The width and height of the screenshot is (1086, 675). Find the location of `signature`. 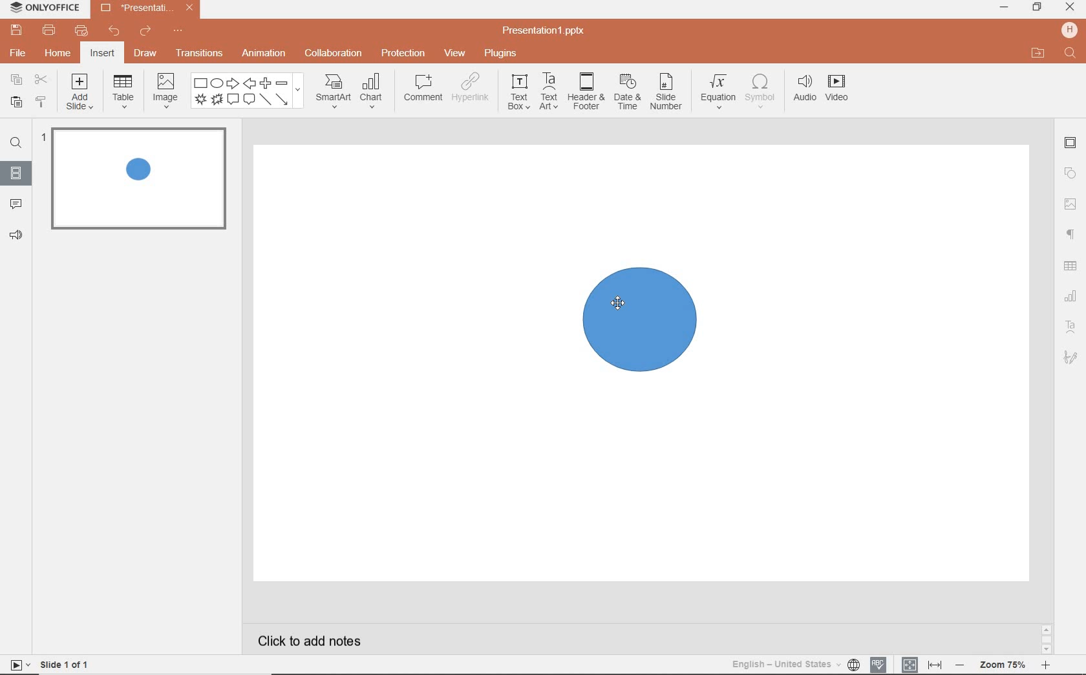

signature is located at coordinates (1070, 356).